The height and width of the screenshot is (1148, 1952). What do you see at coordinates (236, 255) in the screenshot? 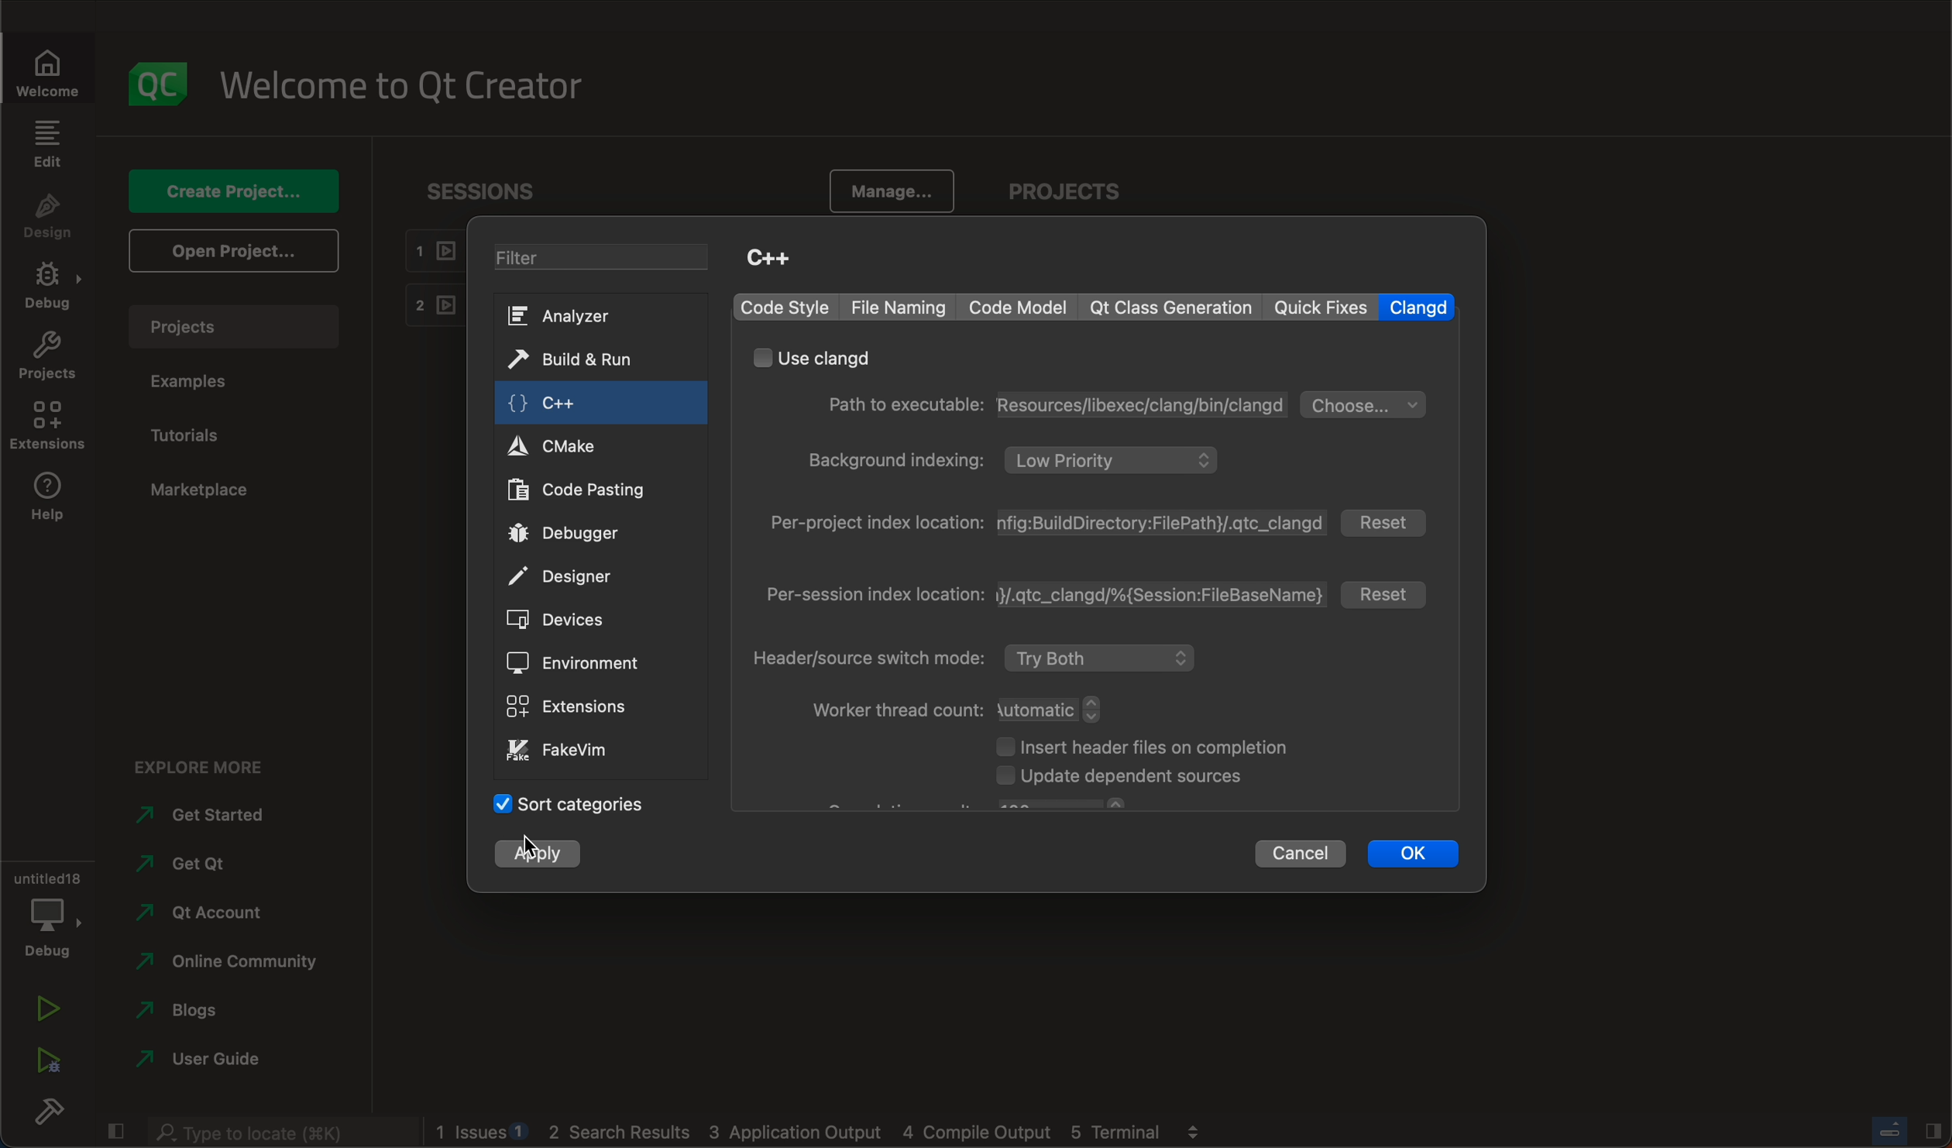
I see `open` at bounding box center [236, 255].